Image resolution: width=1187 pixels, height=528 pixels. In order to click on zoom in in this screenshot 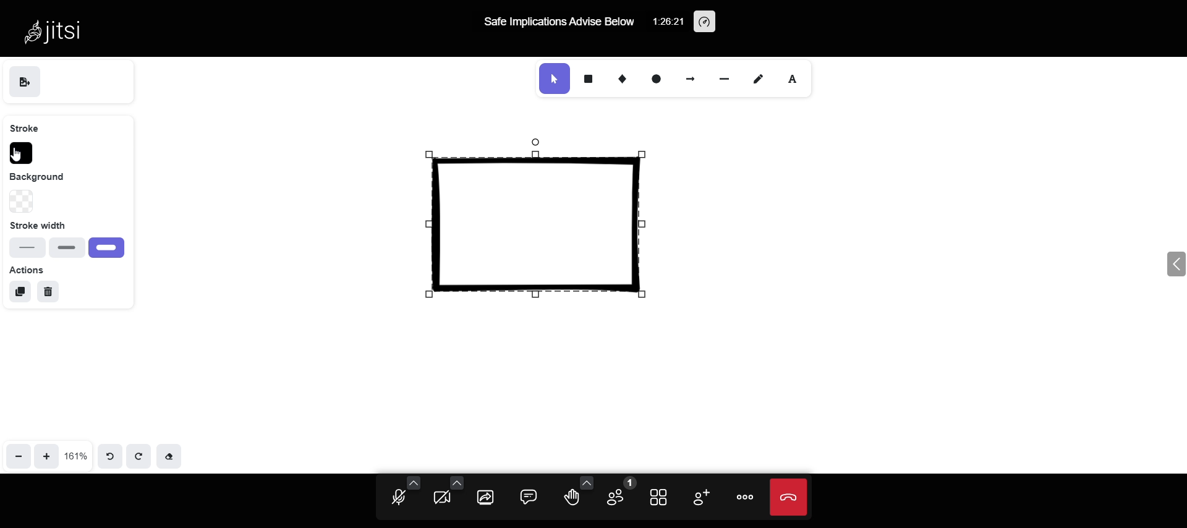, I will do `click(45, 456)`.